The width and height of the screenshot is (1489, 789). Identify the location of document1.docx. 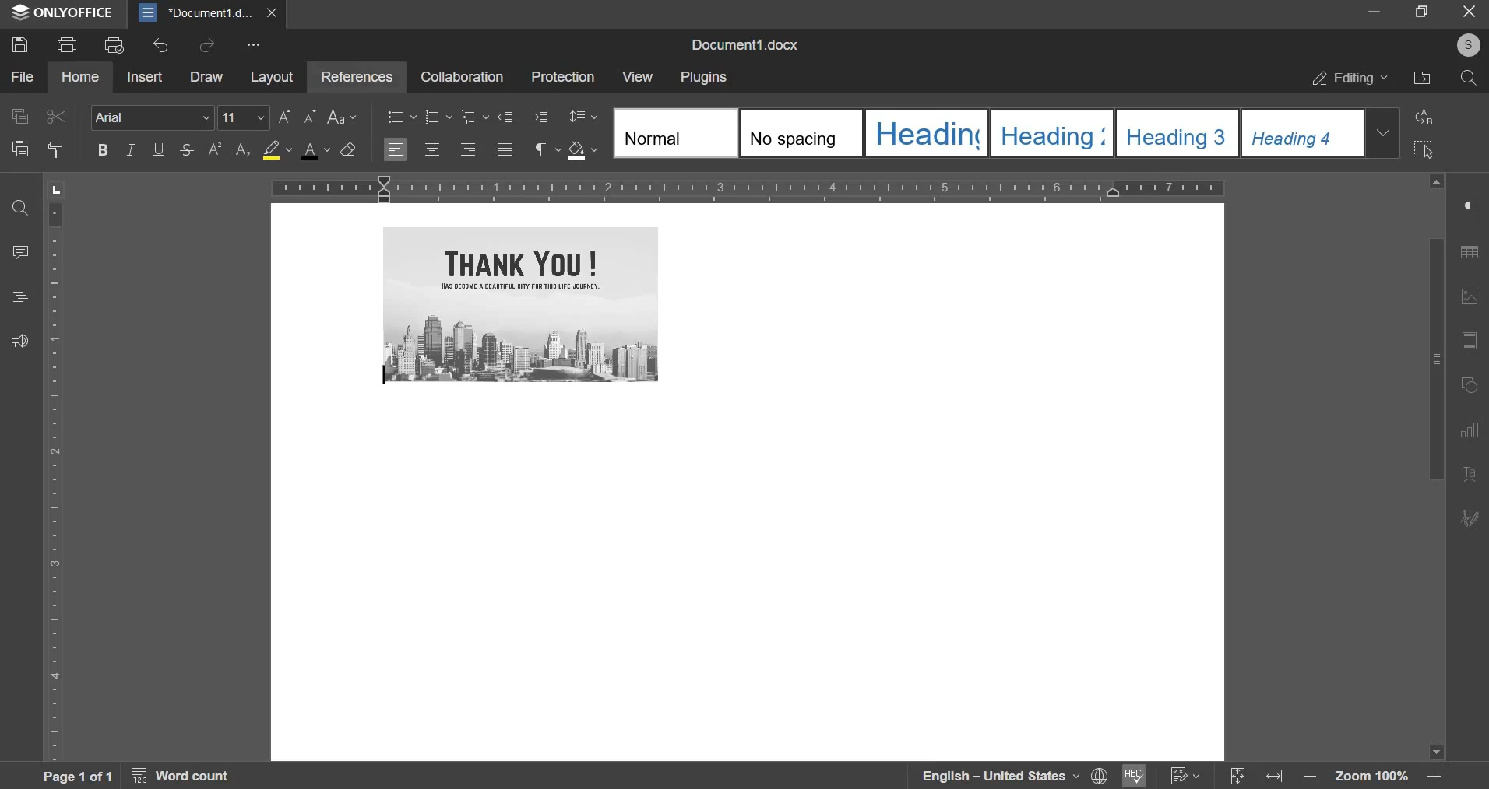
(748, 43).